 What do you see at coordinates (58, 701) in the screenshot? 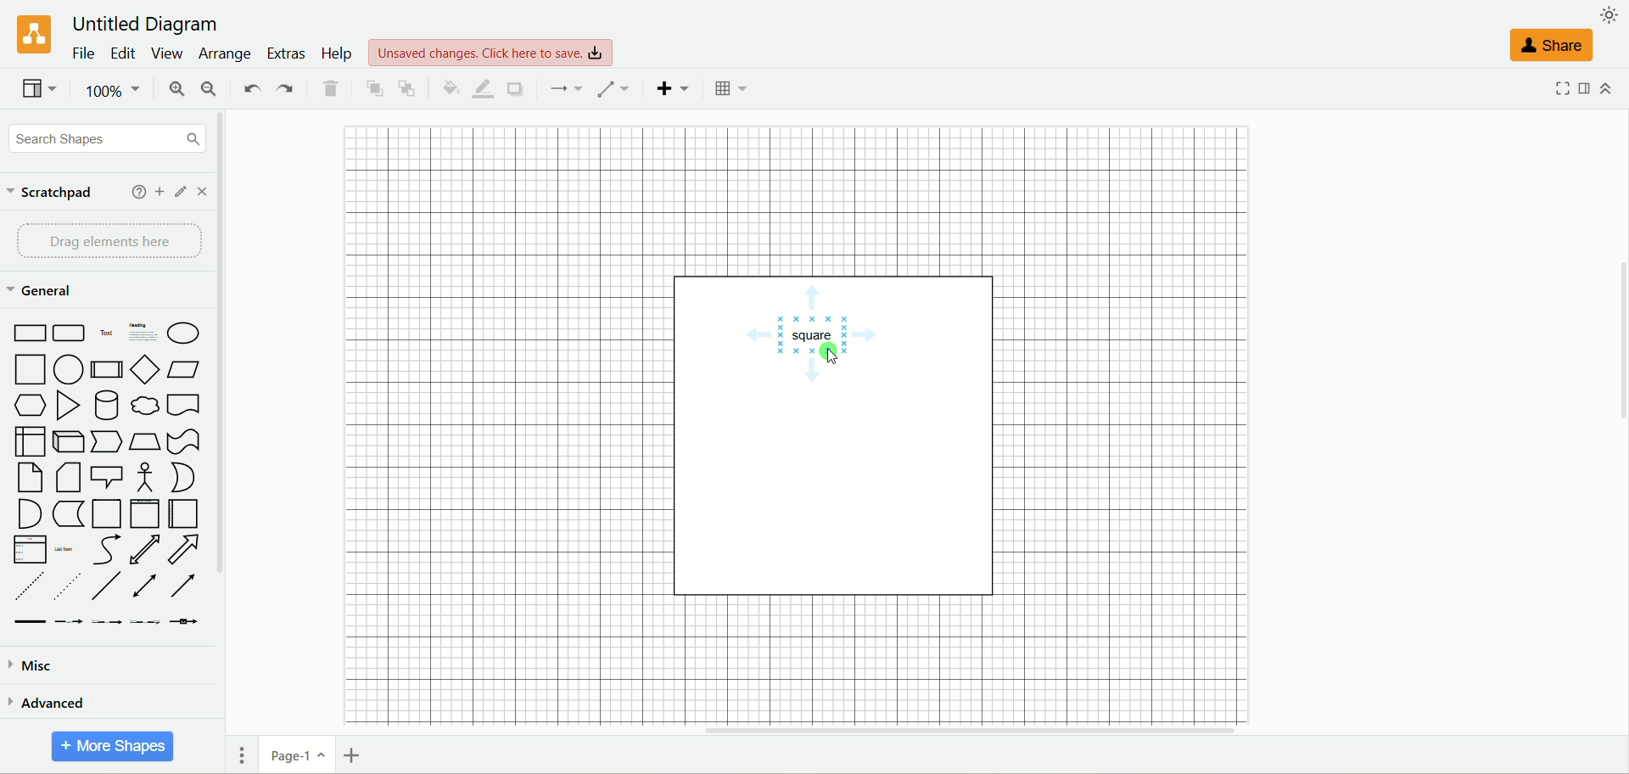
I see `advanced` at bounding box center [58, 701].